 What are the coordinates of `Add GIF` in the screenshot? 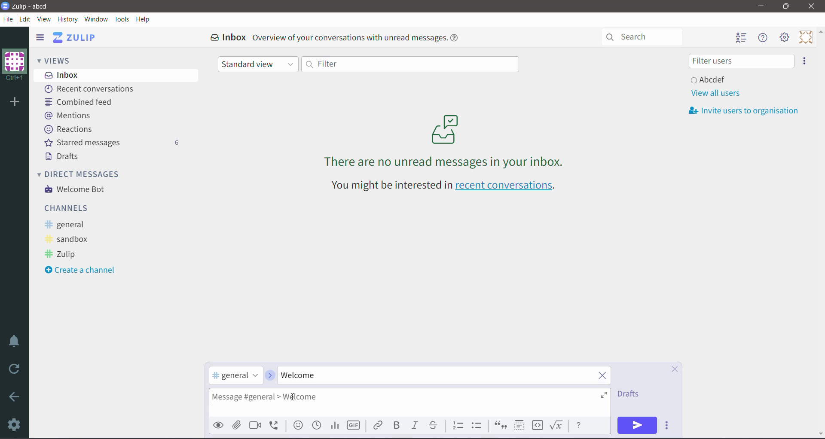 It's located at (353, 426).